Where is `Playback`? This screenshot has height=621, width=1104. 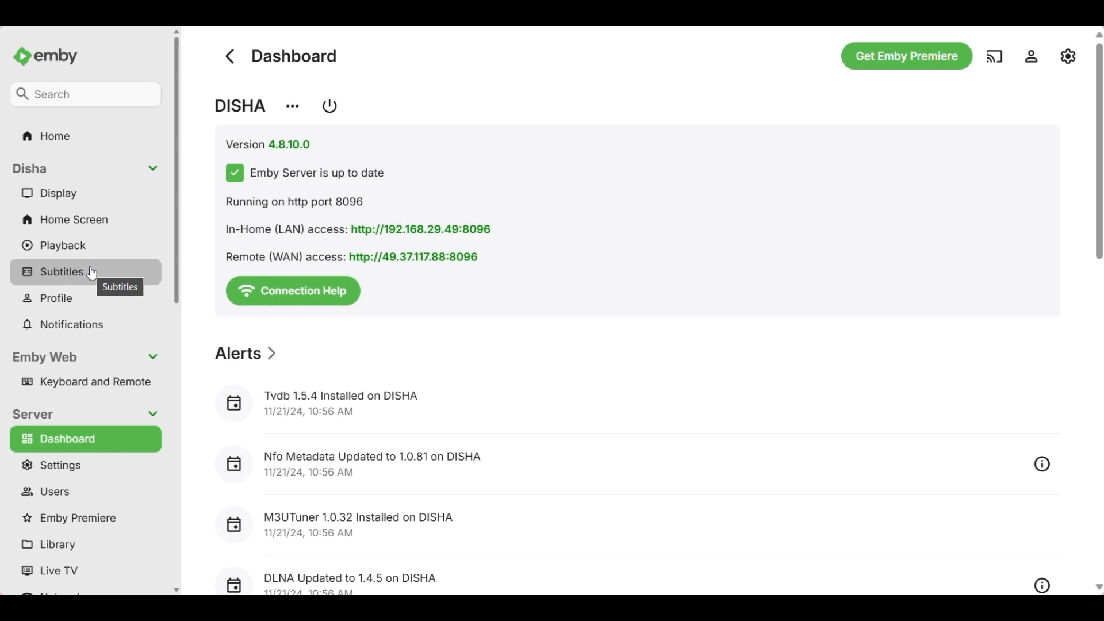
Playback is located at coordinates (87, 246).